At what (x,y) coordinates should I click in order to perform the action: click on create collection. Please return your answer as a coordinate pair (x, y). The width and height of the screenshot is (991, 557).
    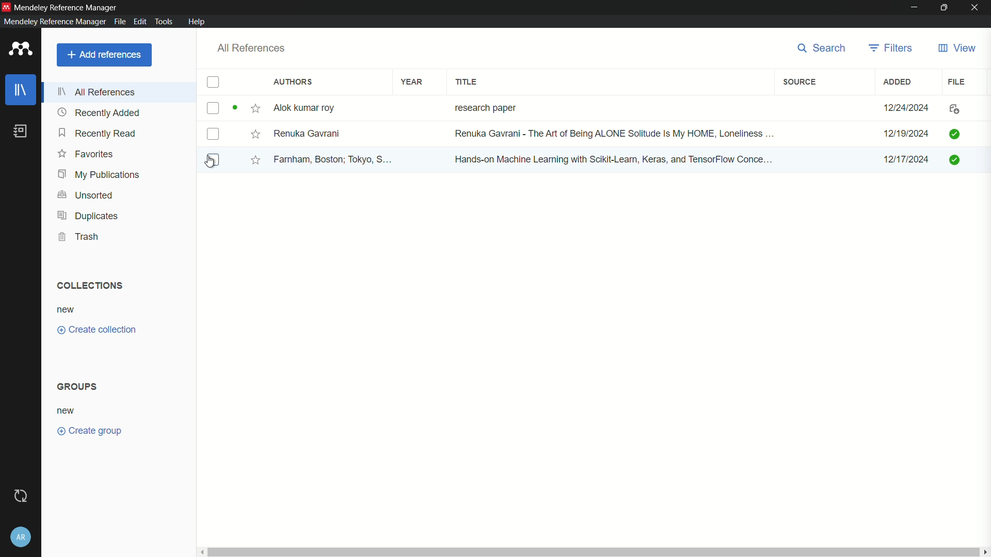
    Looking at the image, I should click on (95, 330).